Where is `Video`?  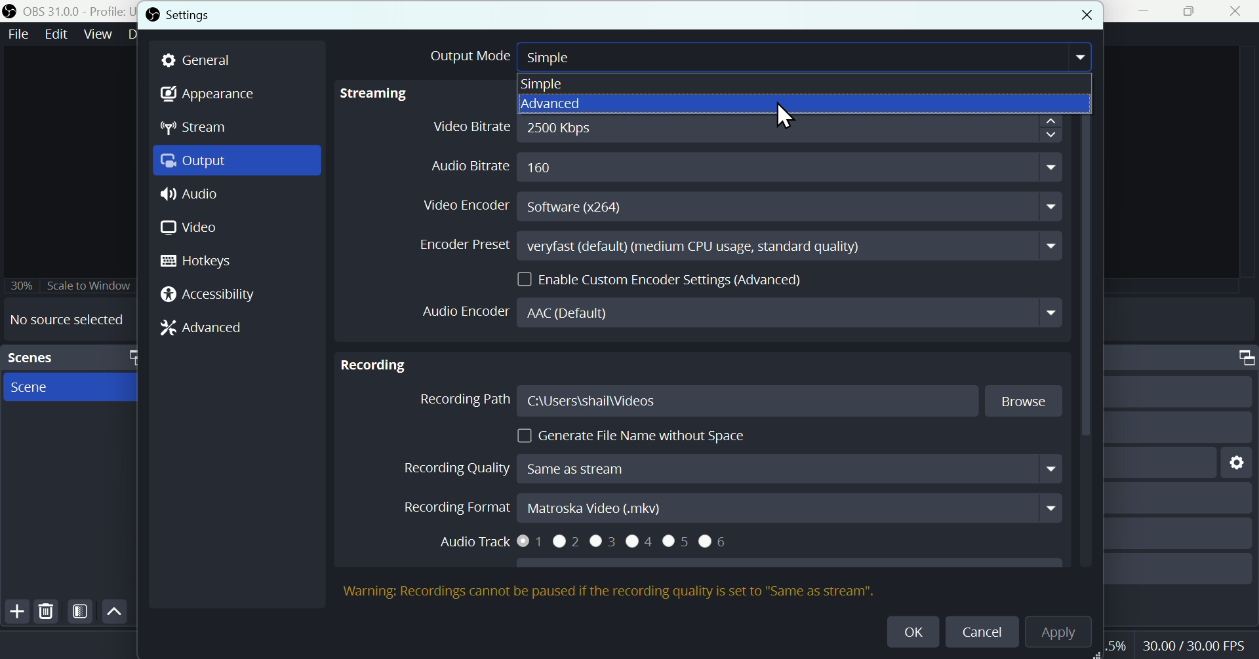
Video is located at coordinates (188, 229).